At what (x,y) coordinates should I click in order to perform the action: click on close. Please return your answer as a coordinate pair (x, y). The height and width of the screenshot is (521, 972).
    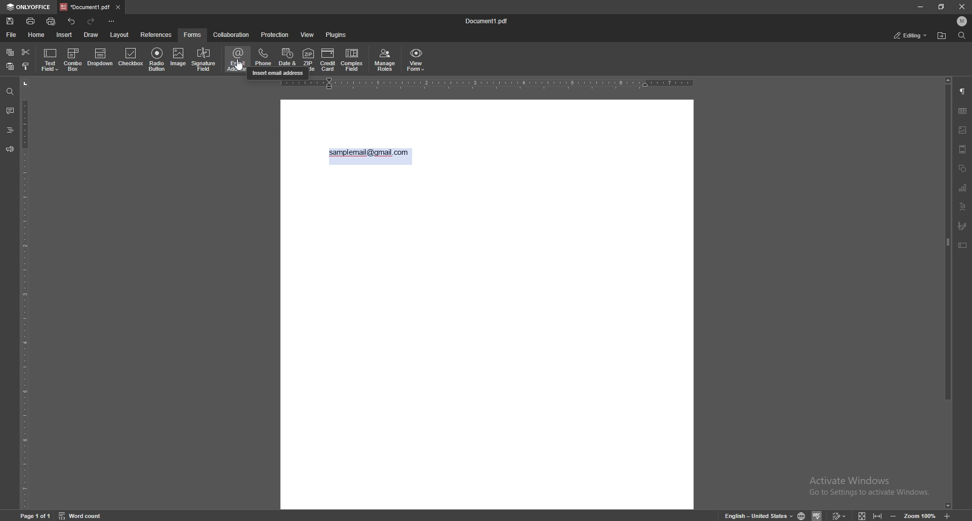
    Looking at the image, I should click on (961, 7).